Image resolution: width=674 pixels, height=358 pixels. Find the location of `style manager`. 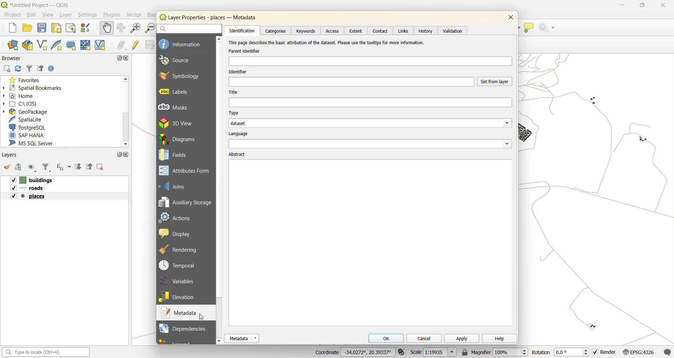

style manager is located at coordinates (88, 28).